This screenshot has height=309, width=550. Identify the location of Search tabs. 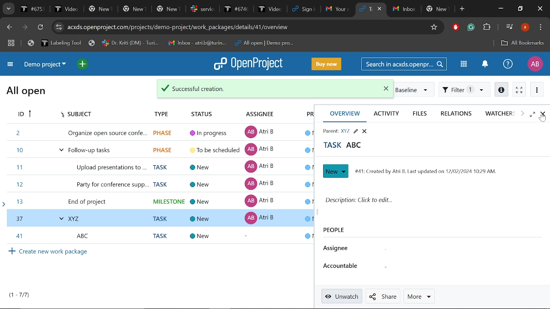
(365, 9).